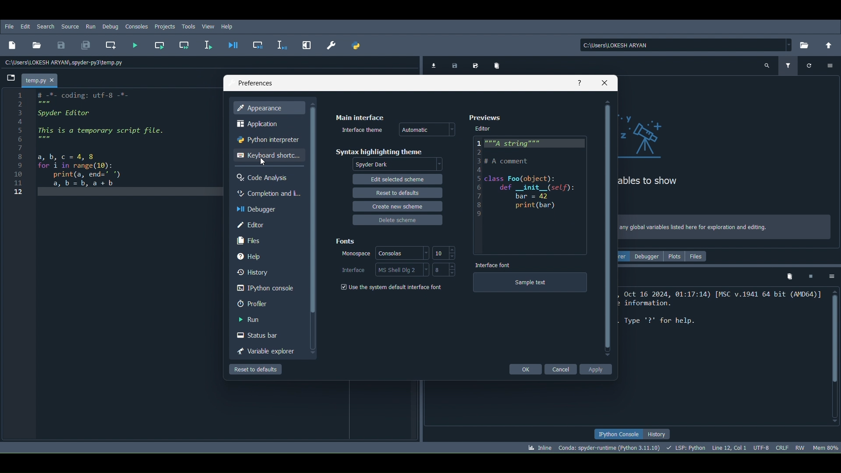 This screenshot has width=841, height=473. What do you see at coordinates (233, 42) in the screenshot?
I see `Debug file (Ctrl + F5)` at bounding box center [233, 42].